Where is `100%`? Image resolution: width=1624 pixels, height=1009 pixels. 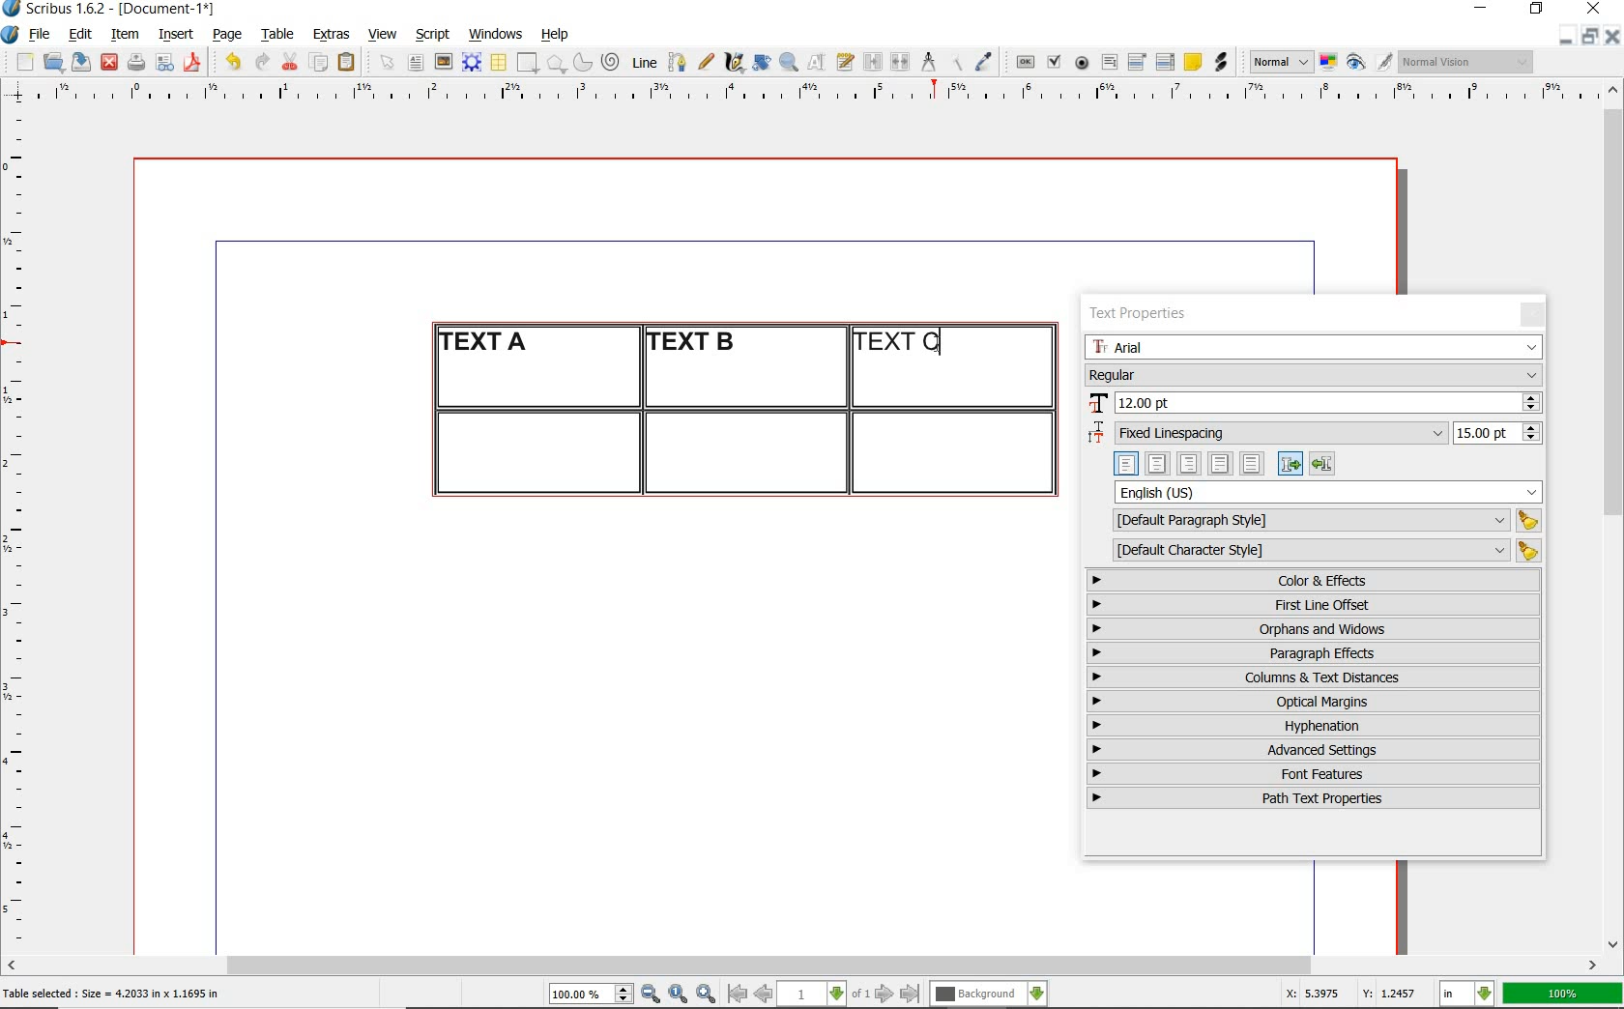 100% is located at coordinates (1564, 994).